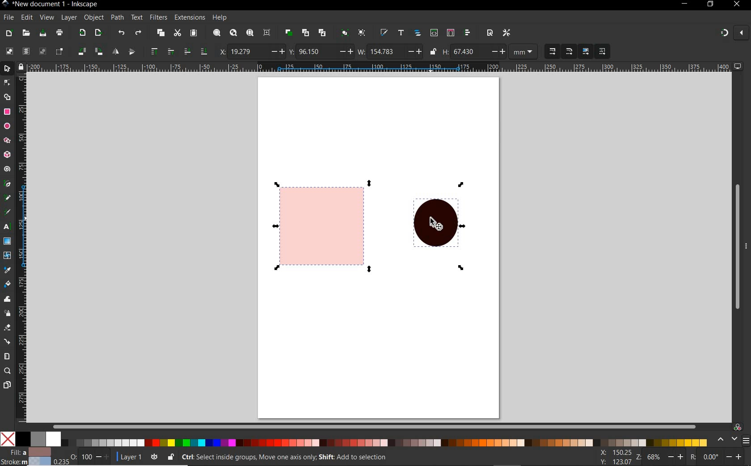  Describe the element at coordinates (586, 51) in the screenshot. I see `move gradient` at that location.